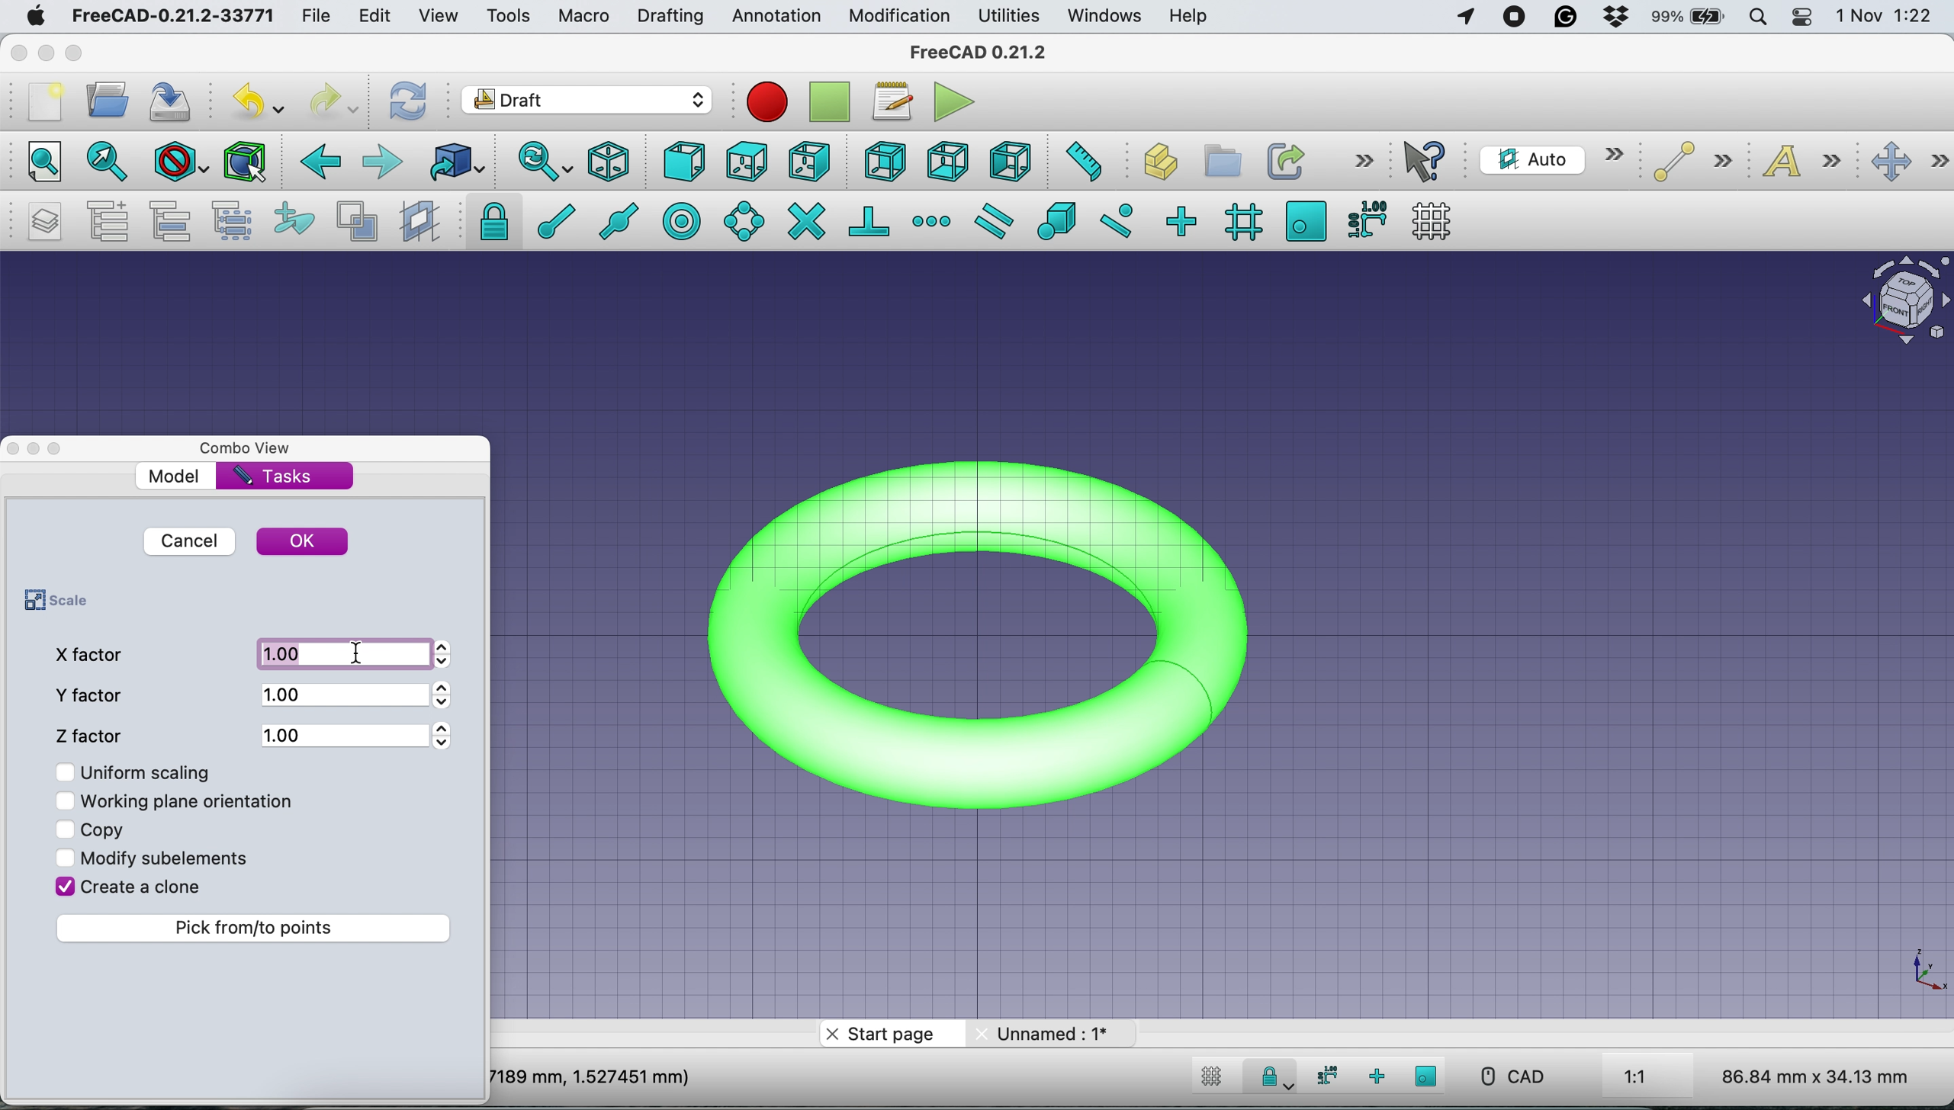  What do you see at coordinates (998, 220) in the screenshot?
I see `snap parallel` at bounding box center [998, 220].